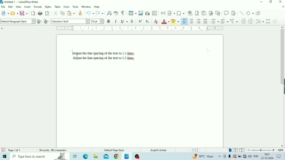  What do you see at coordinates (215, 21) in the screenshot?
I see `Toggle Unordered List` at bounding box center [215, 21].